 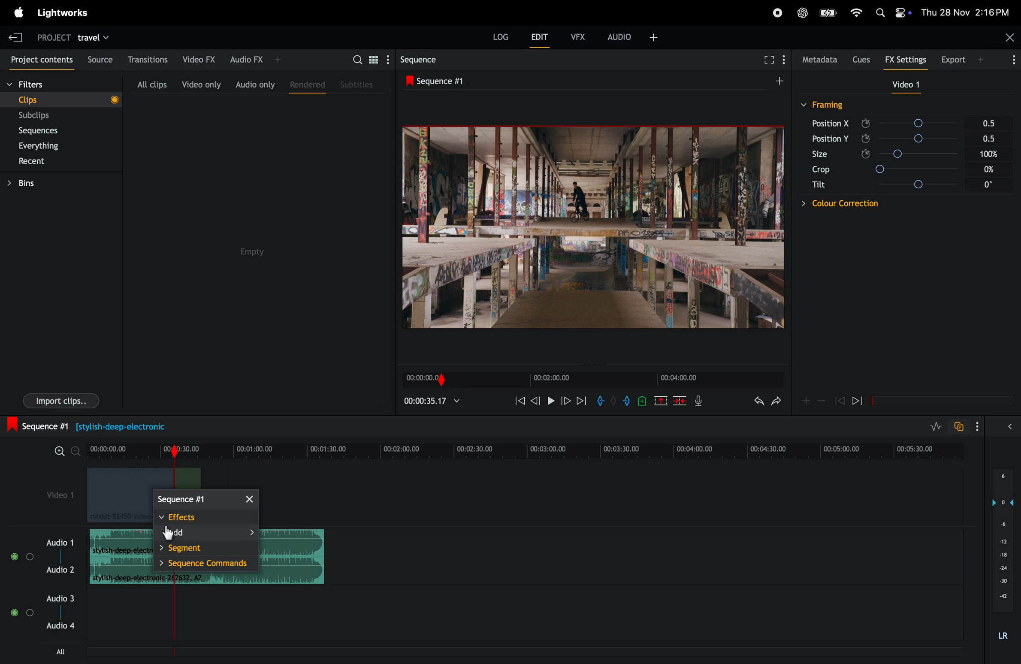 I want to click on position y, so click(x=829, y=138).